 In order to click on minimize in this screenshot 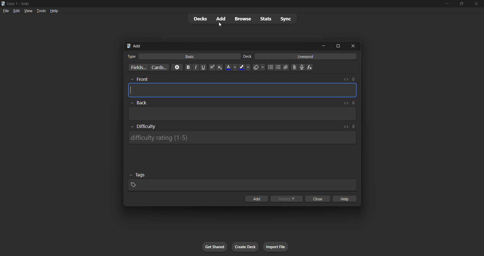, I will do `click(446, 4)`.